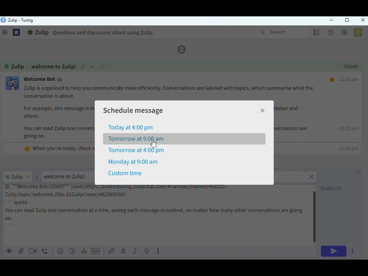 This screenshot has height=276, width=368. I want to click on Link, so click(112, 251).